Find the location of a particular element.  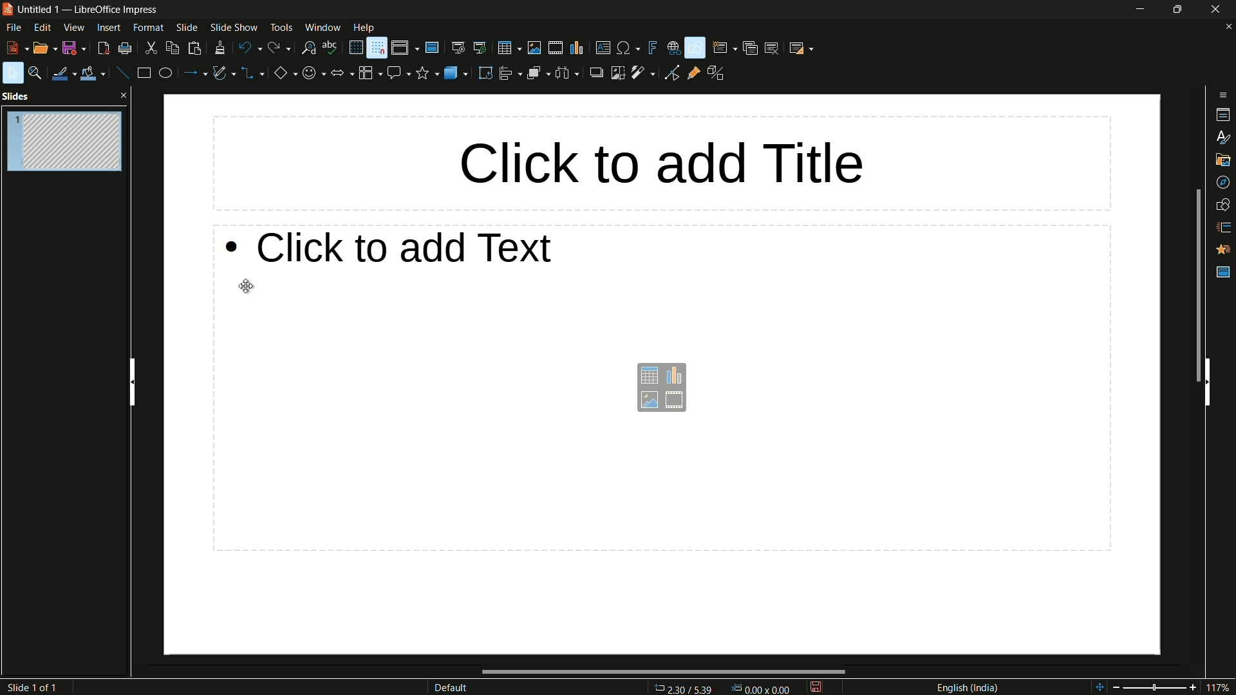

select is located at coordinates (12, 73).